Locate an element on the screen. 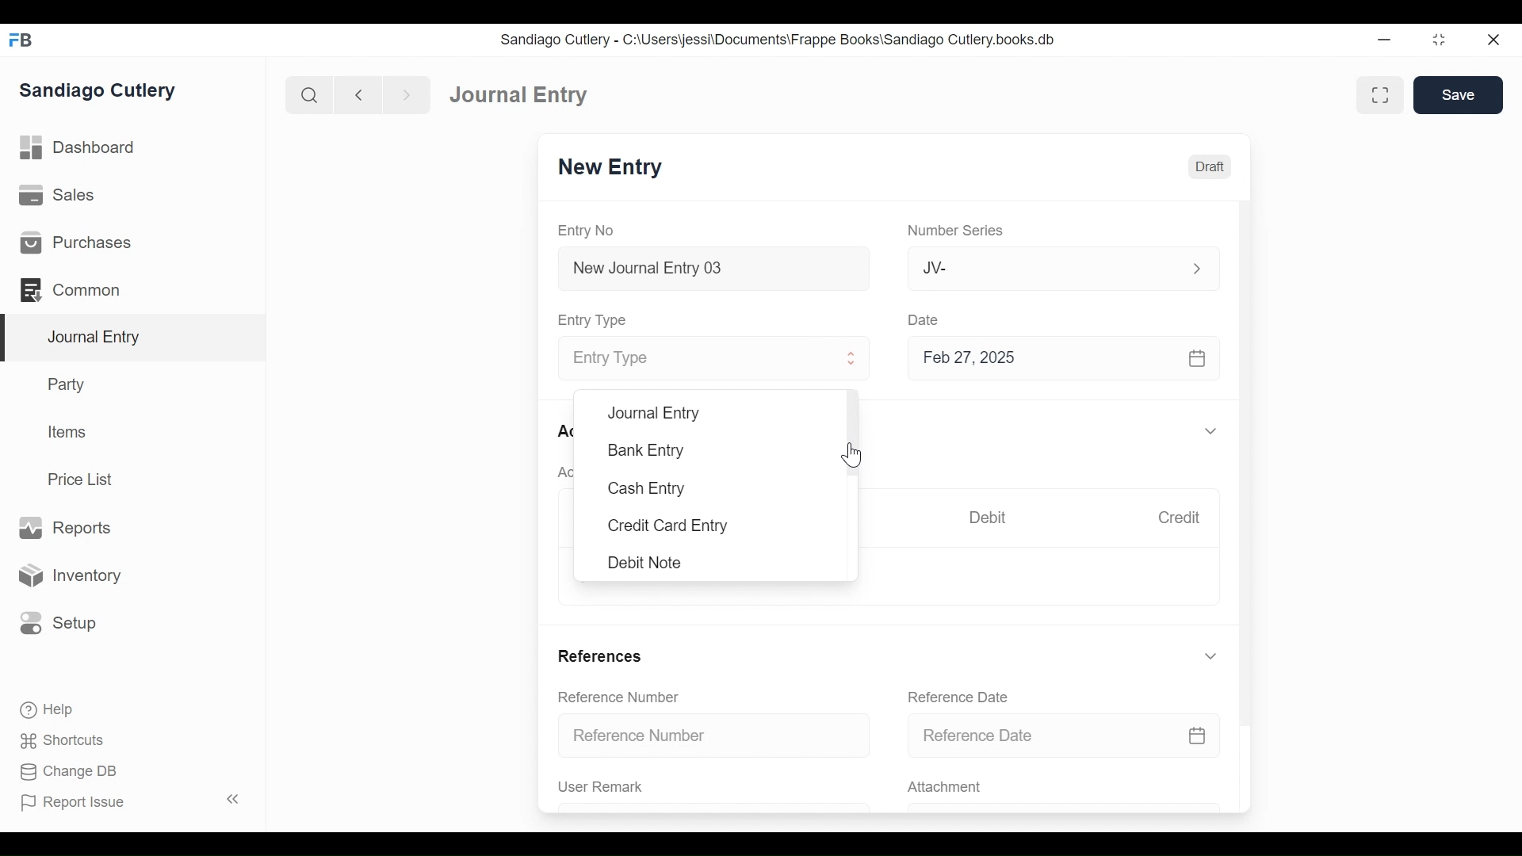 Image resolution: width=1522 pixels, height=856 pixels. Report Issue is located at coordinates (74, 803).